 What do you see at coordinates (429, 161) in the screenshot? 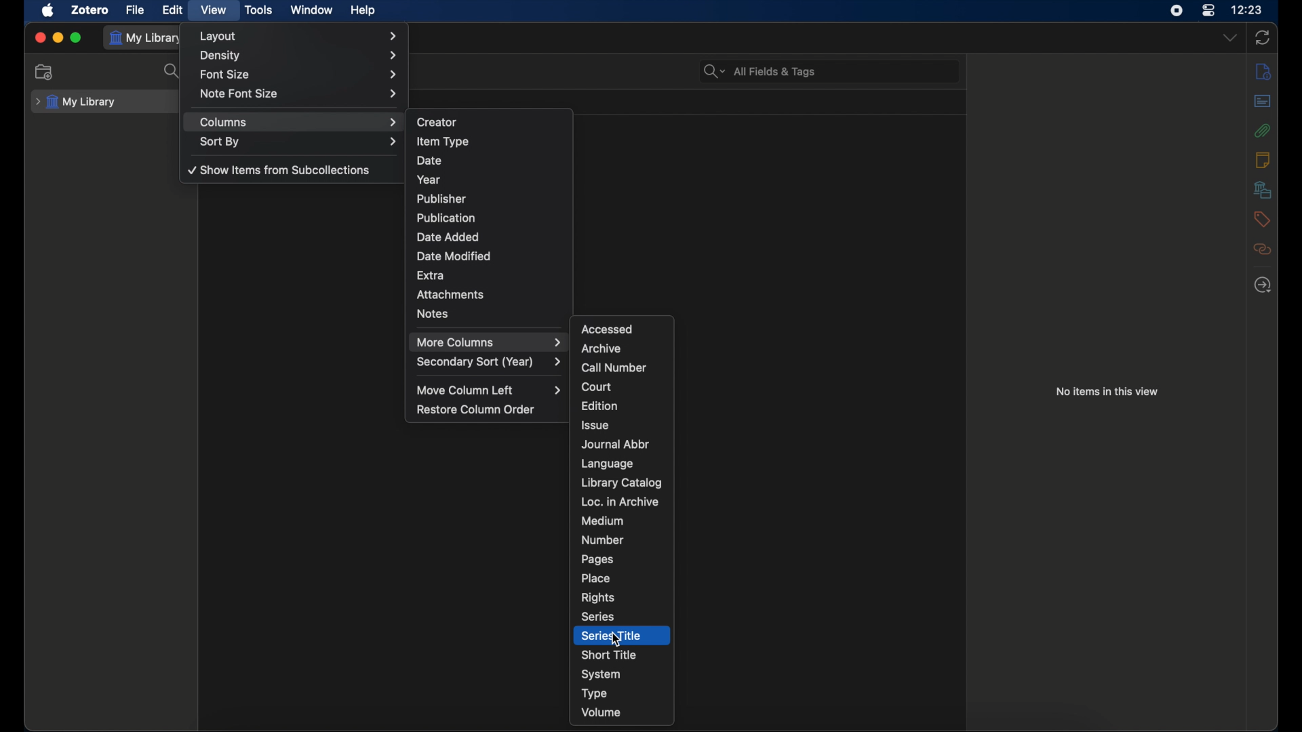
I see `date` at bounding box center [429, 161].